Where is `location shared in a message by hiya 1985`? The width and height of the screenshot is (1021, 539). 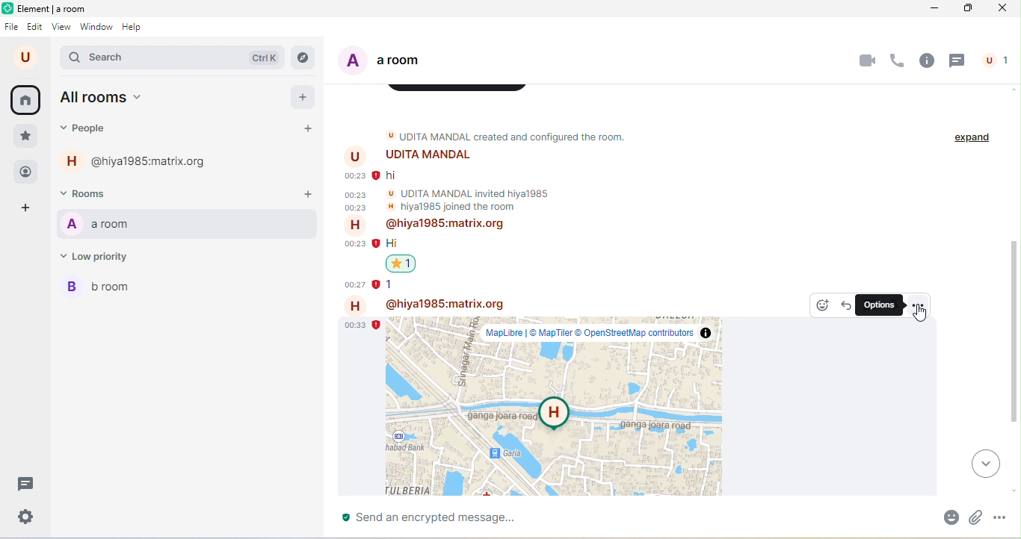 location shared in a message by hiya 1985 is located at coordinates (559, 399).